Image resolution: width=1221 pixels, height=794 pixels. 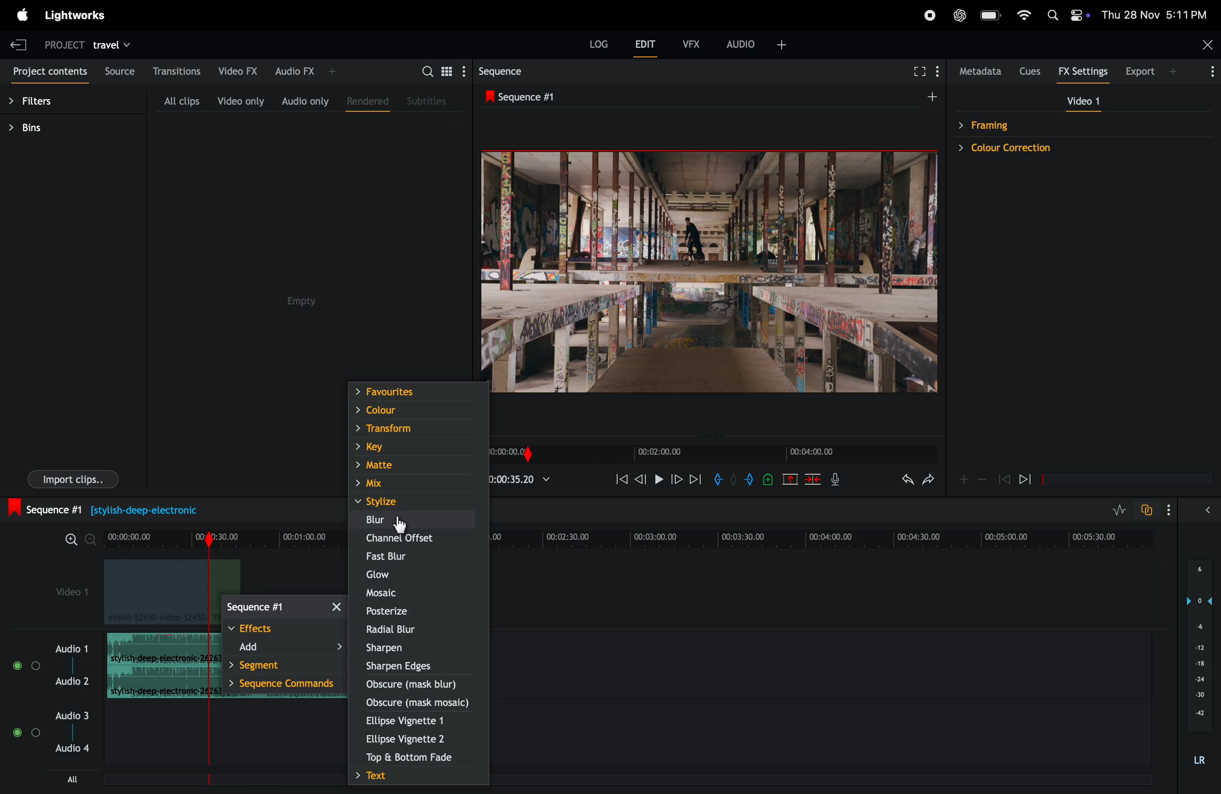 I want to click on audio fx, so click(x=312, y=68).